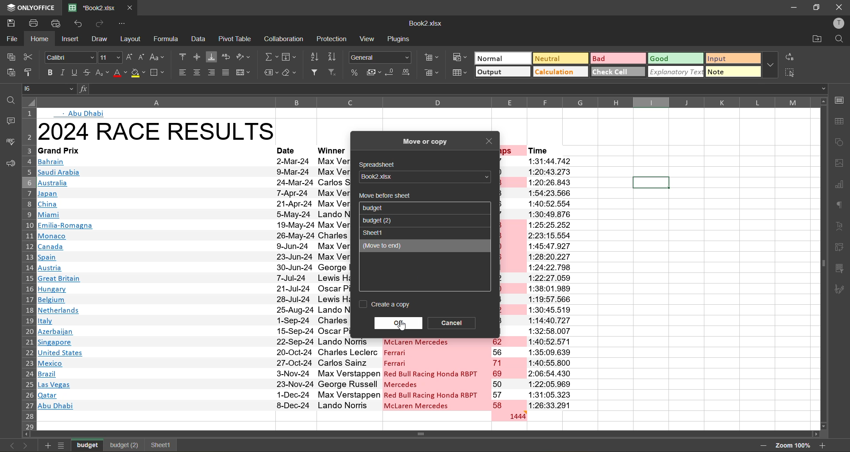  What do you see at coordinates (158, 73) in the screenshot?
I see `borders` at bounding box center [158, 73].